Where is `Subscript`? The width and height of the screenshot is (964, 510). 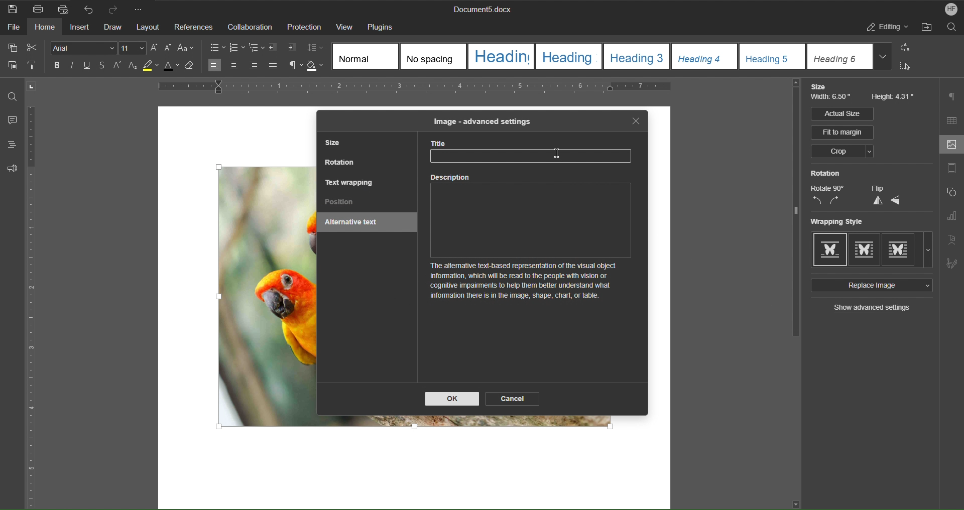 Subscript is located at coordinates (133, 67).